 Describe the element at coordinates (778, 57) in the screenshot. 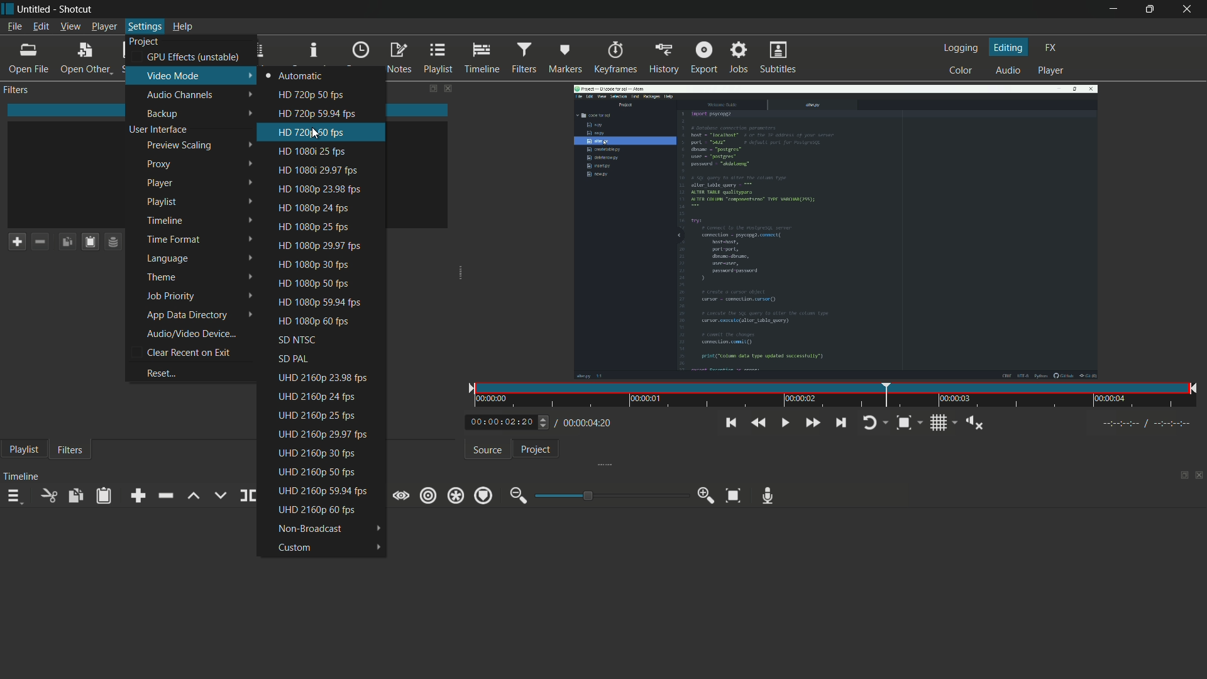

I see `subtitles` at that location.